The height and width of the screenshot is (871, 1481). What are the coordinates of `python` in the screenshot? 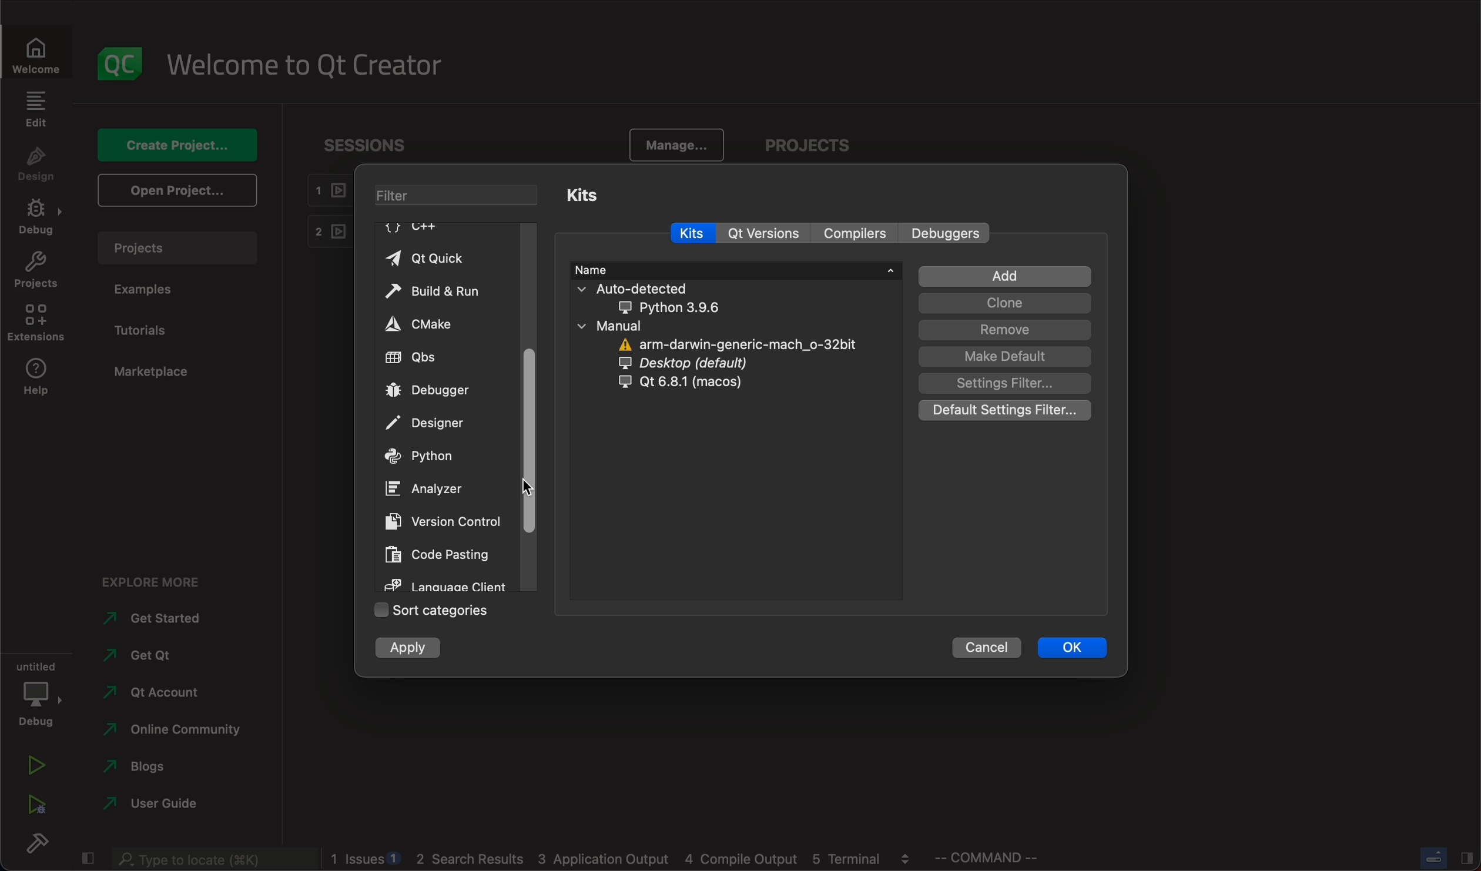 It's located at (426, 454).